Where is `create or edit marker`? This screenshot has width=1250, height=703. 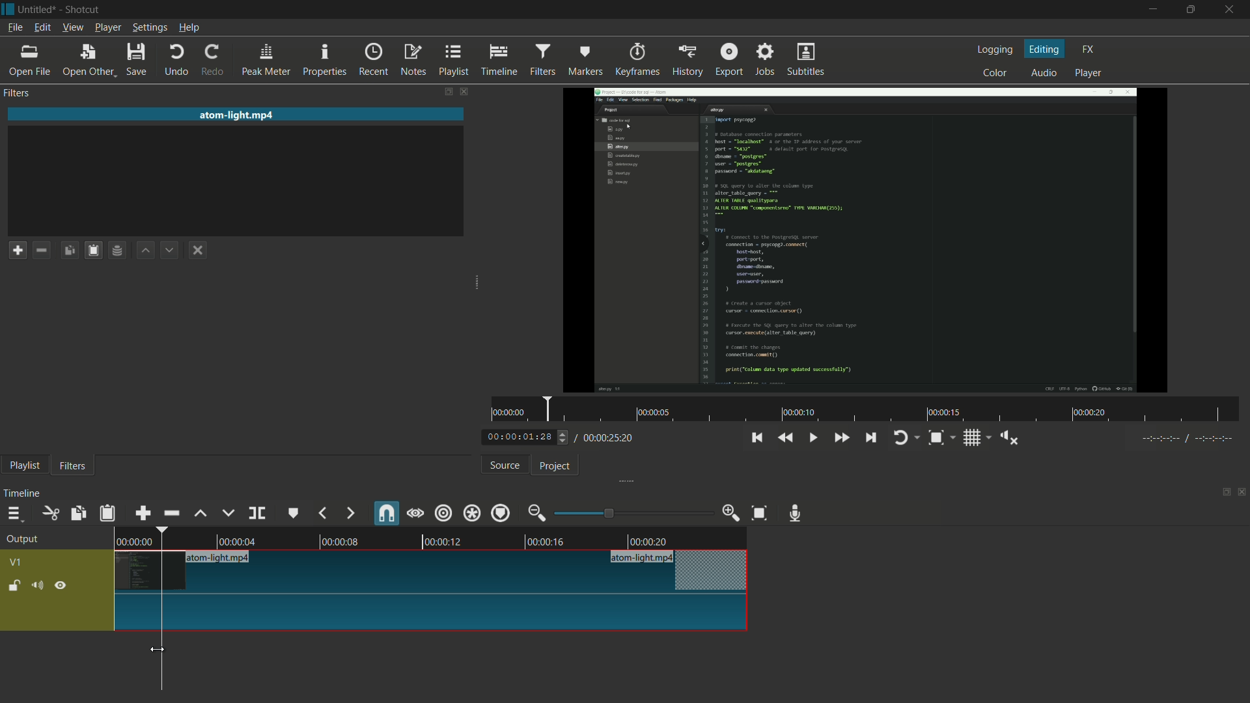 create or edit marker is located at coordinates (294, 514).